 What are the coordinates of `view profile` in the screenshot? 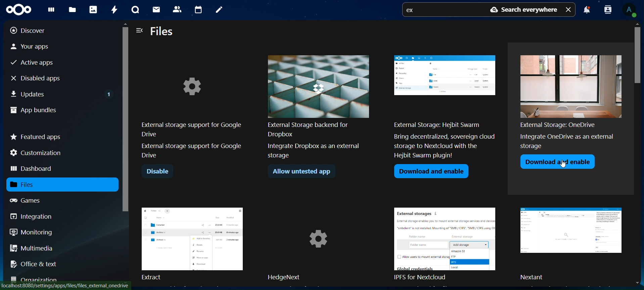 It's located at (632, 10).